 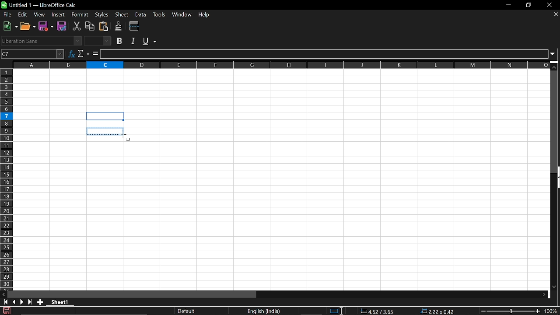 What do you see at coordinates (281, 64) in the screenshot?
I see `Columns` at bounding box center [281, 64].